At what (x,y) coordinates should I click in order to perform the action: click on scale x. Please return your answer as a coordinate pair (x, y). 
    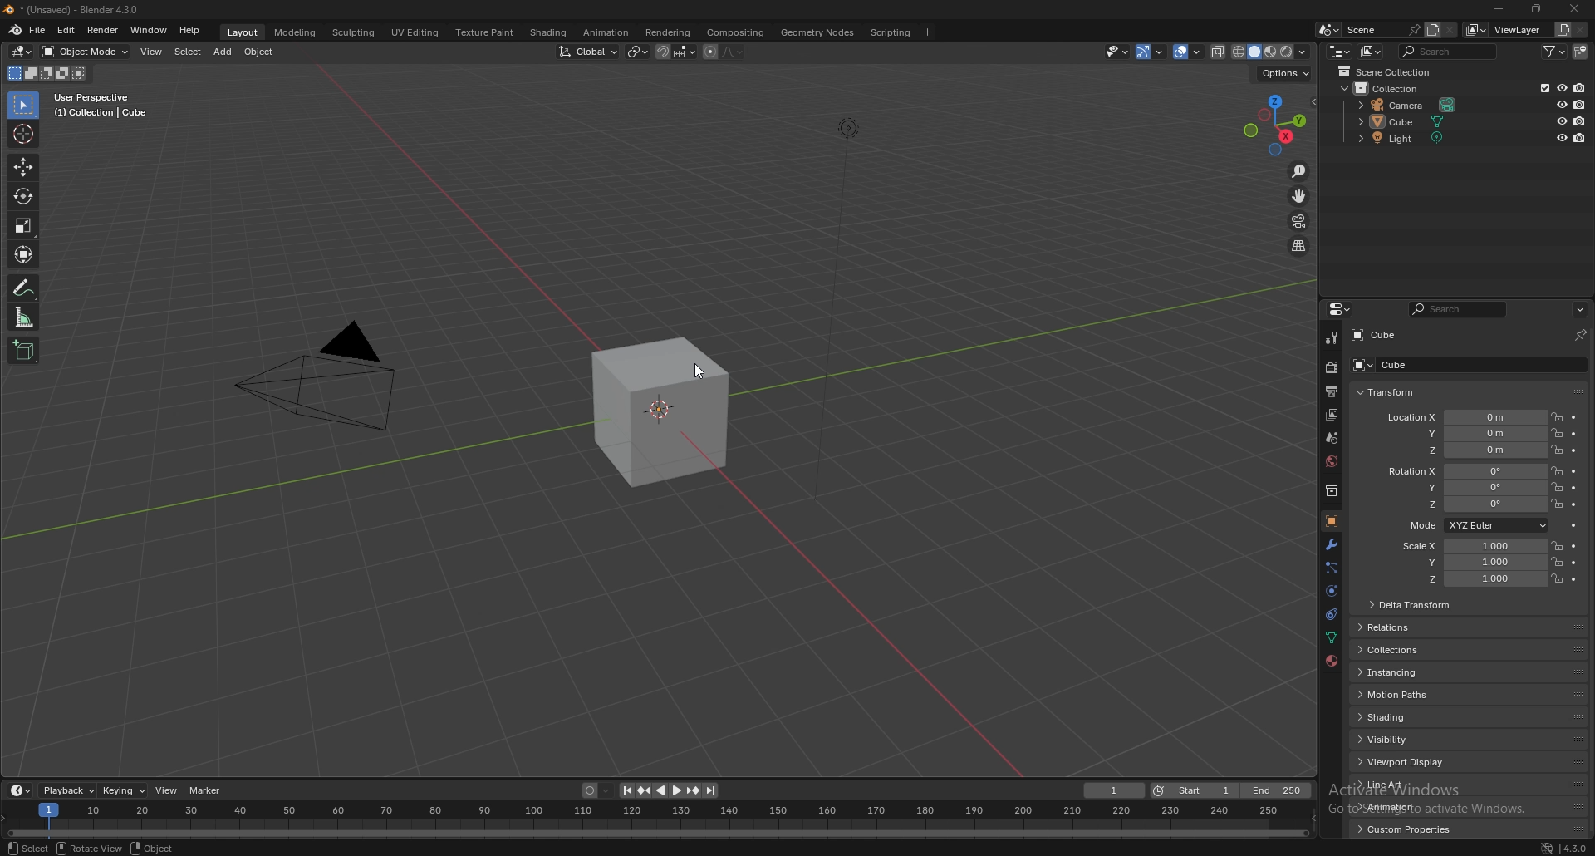
    Looking at the image, I should click on (1470, 546).